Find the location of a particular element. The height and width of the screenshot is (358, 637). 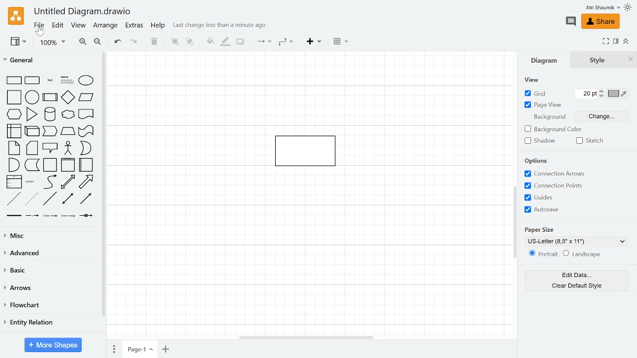

Insert is located at coordinates (314, 42).